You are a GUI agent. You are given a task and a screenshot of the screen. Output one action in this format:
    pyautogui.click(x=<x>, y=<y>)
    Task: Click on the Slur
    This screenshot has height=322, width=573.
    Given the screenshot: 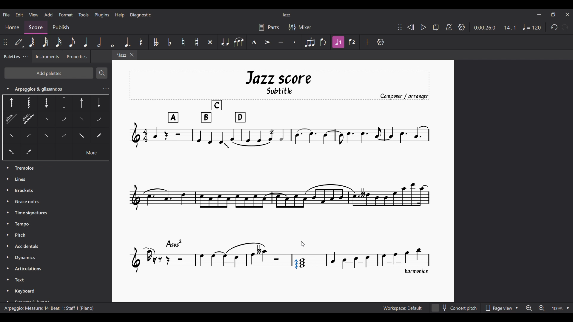 What is the action you would take?
    pyautogui.click(x=238, y=42)
    